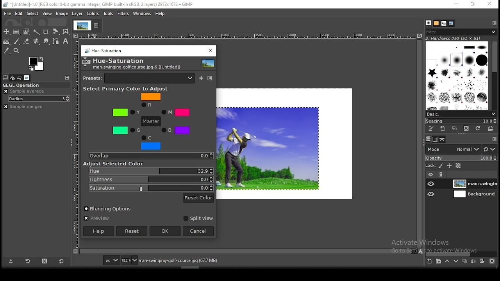 The width and height of the screenshot is (500, 281). I want to click on gradient tool, so click(6, 41).